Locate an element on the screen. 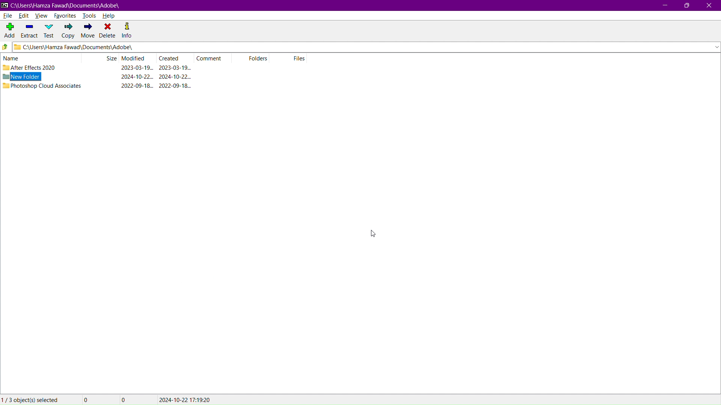 The image size is (721, 405). Modified is located at coordinates (137, 58).